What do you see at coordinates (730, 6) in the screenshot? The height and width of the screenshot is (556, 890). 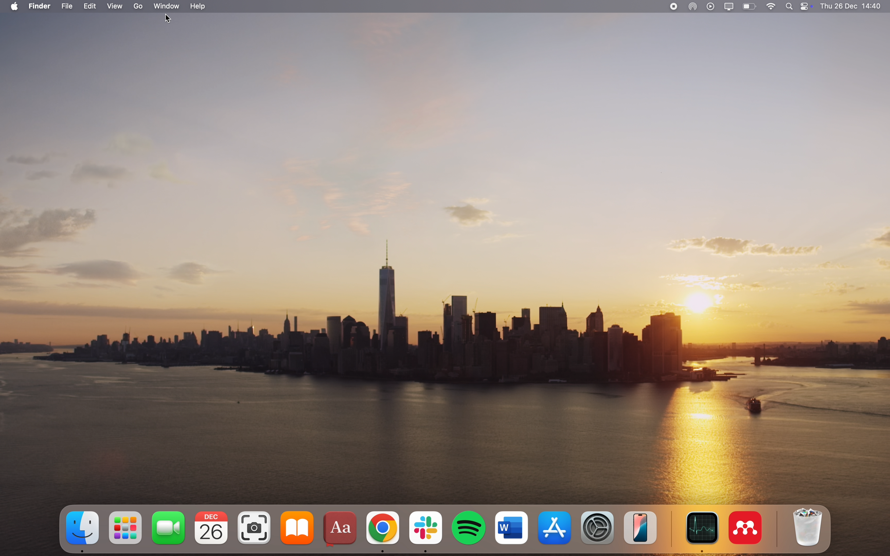 I see `screen` at bounding box center [730, 6].